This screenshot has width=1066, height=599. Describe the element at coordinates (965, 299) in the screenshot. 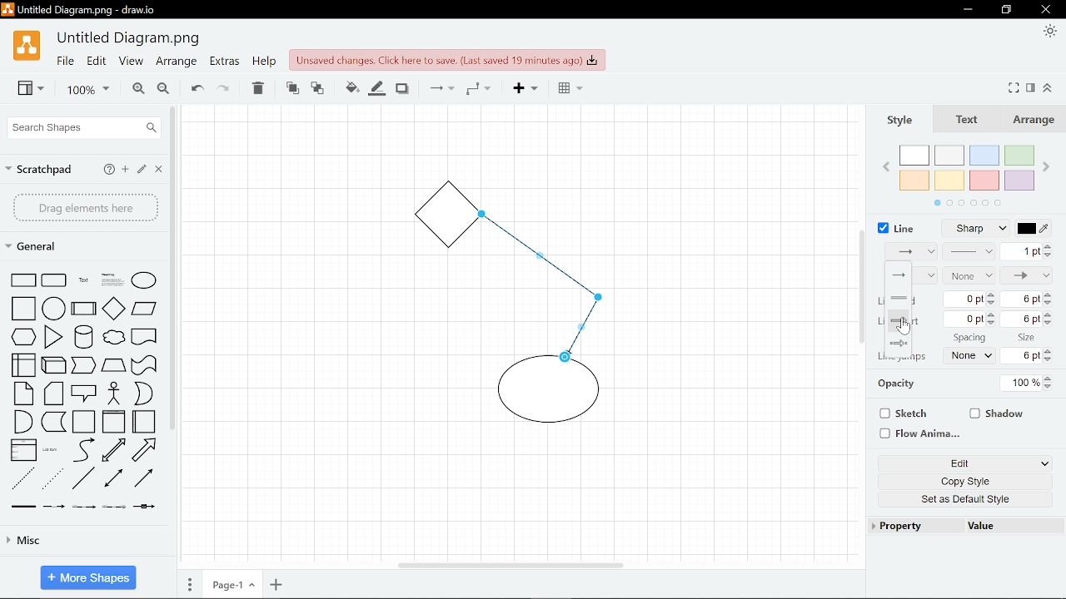

I see `Line end spacing` at that location.